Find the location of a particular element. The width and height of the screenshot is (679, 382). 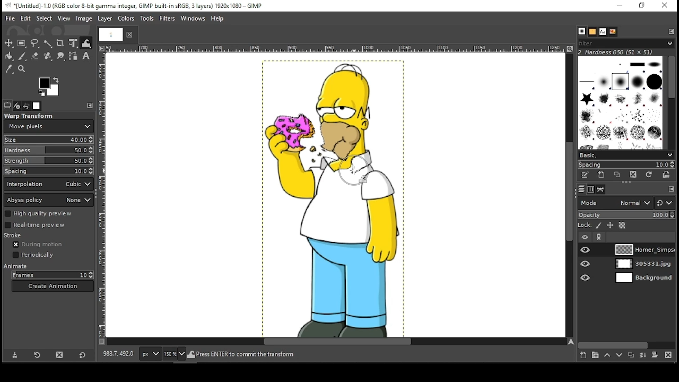

erase tool is located at coordinates (36, 55).